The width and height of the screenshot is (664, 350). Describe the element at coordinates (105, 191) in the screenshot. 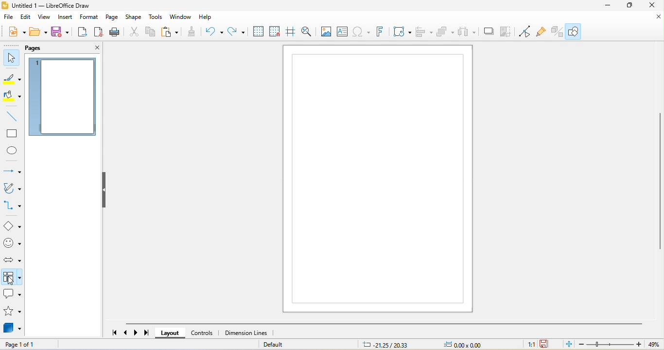

I see `hide` at that location.